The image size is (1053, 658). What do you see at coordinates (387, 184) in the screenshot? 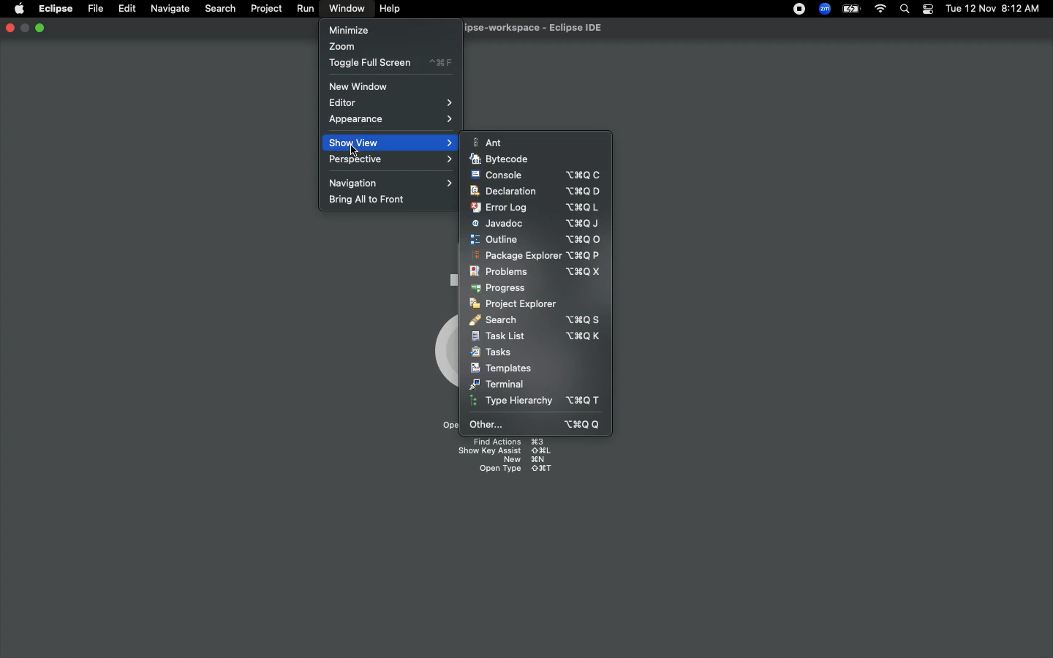
I see `Navigation` at bounding box center [387, 184].